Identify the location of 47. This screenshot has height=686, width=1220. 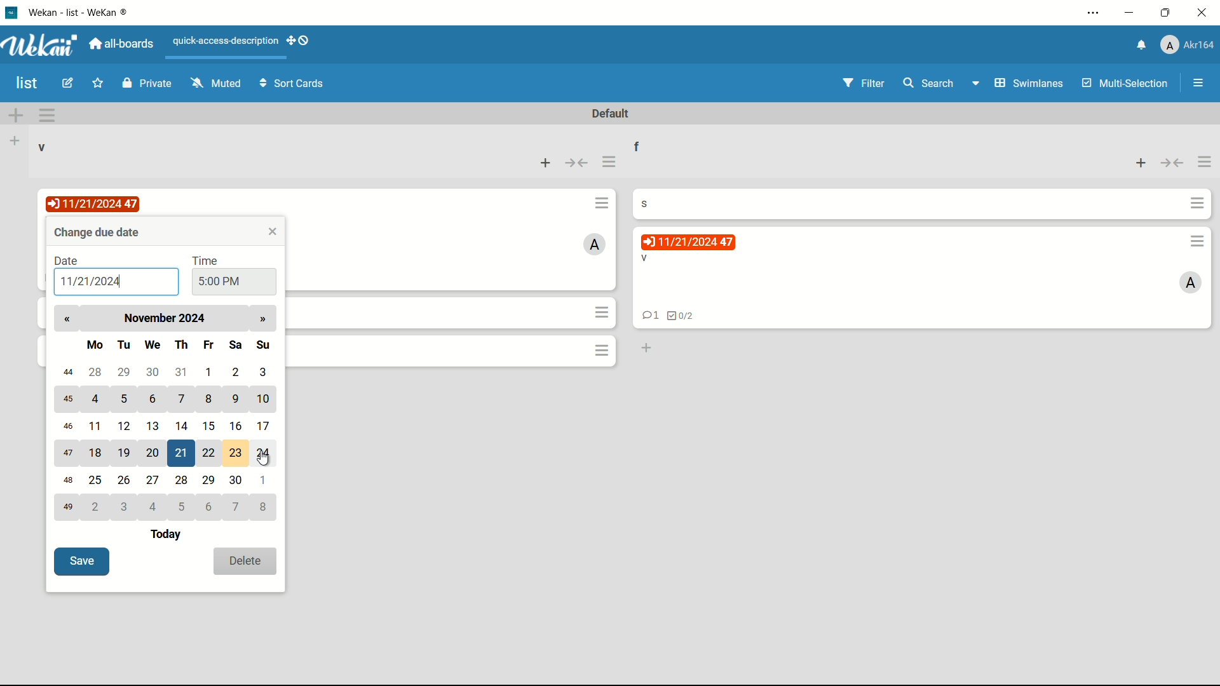
(67, 454).